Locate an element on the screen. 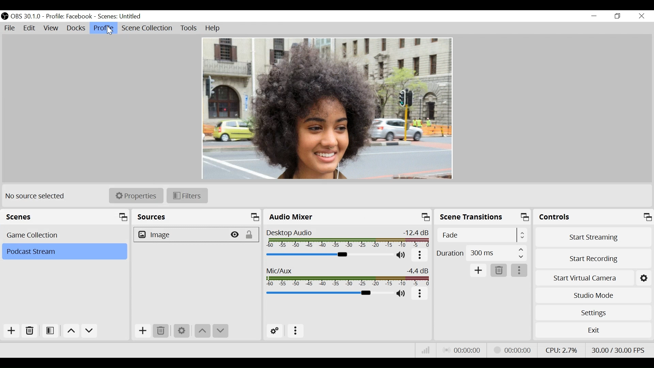  Add is located at coordinates (12, 331).